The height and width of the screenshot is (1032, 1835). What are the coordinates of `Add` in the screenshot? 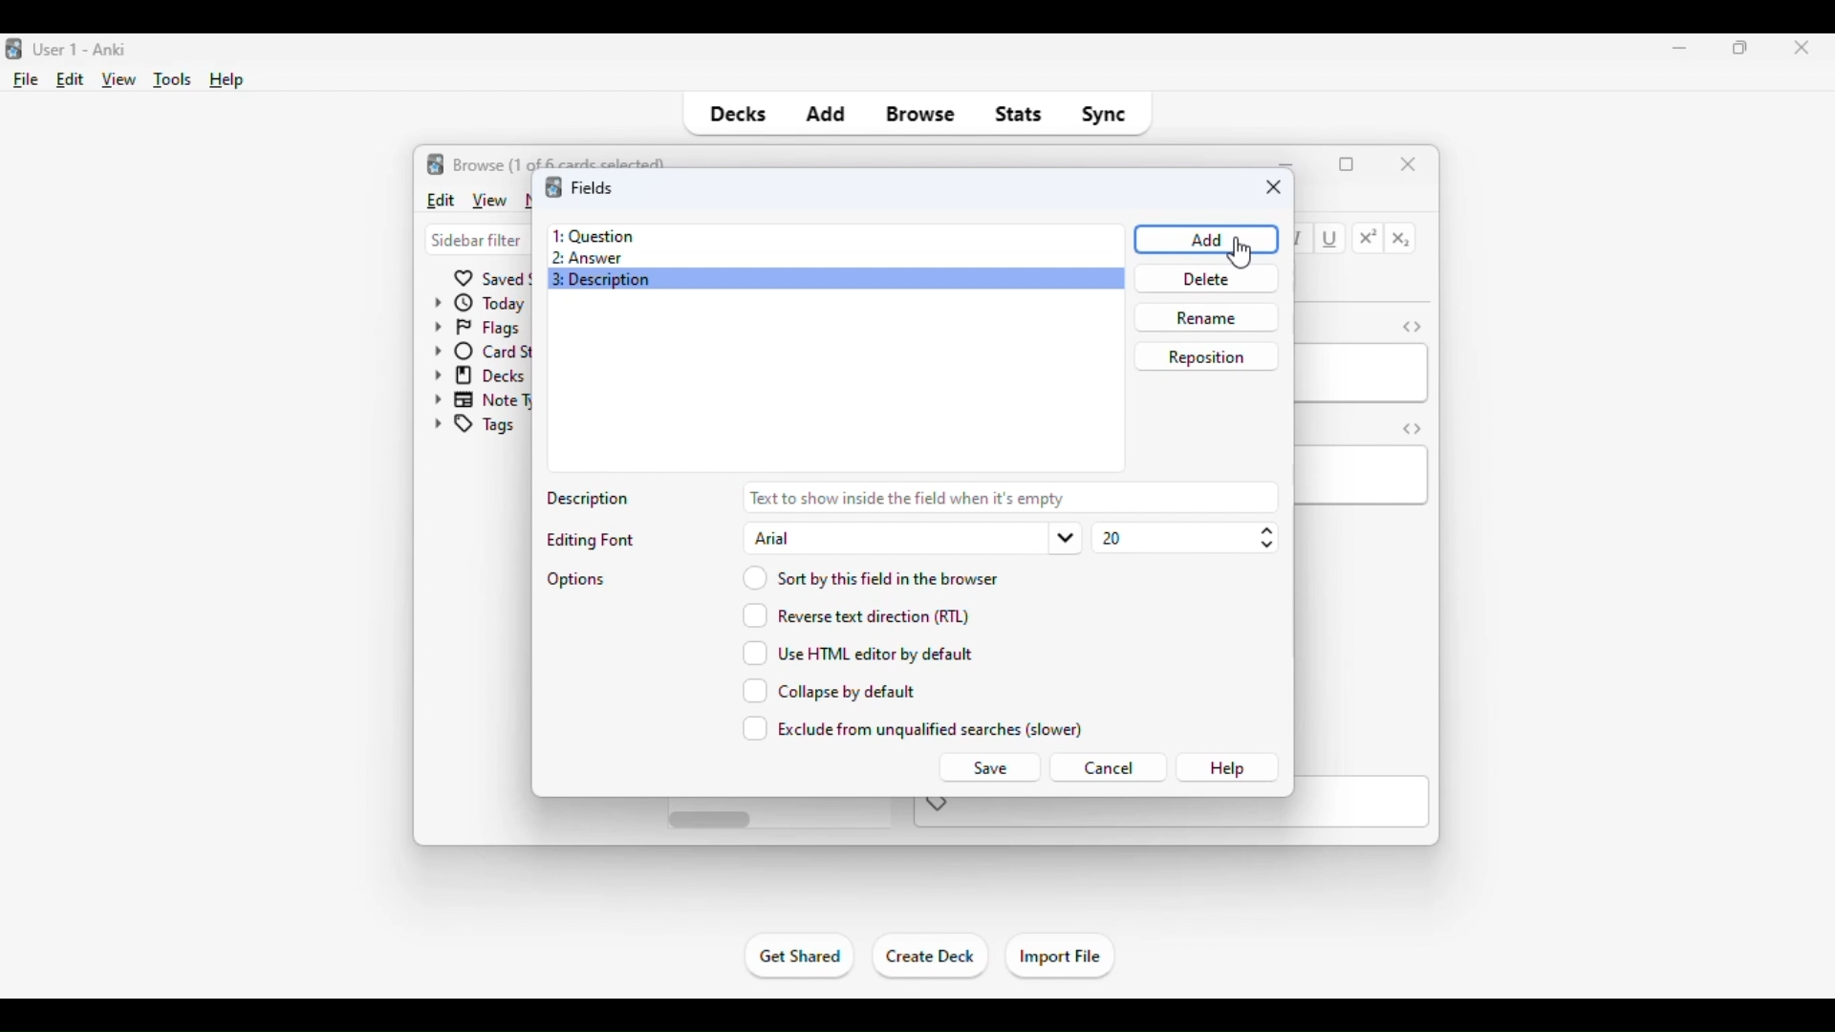 It's located at (1204, 239).